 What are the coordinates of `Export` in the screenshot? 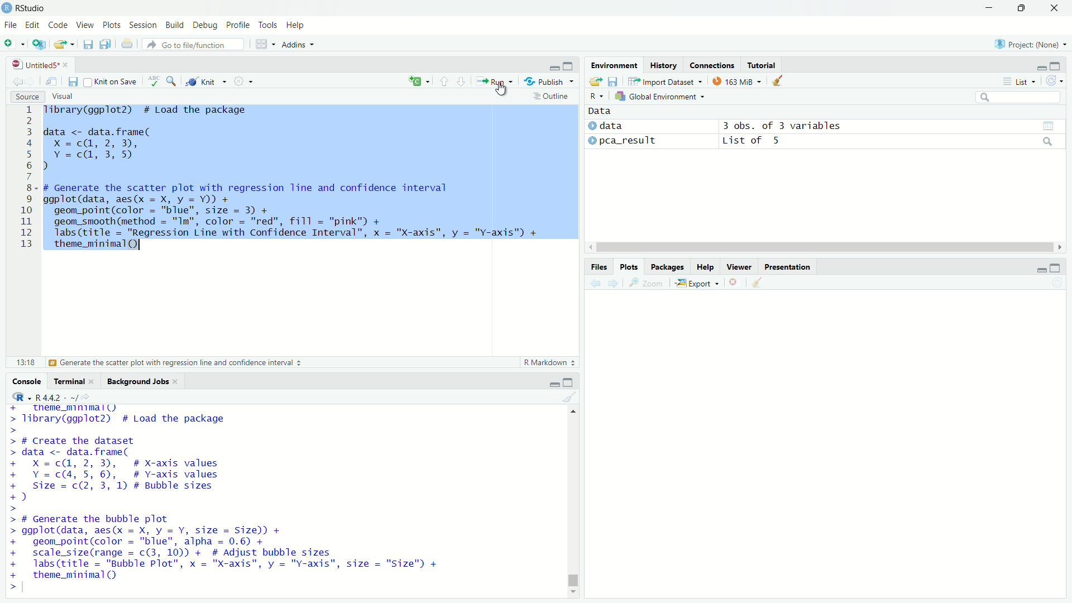 It's located at (698, 283).